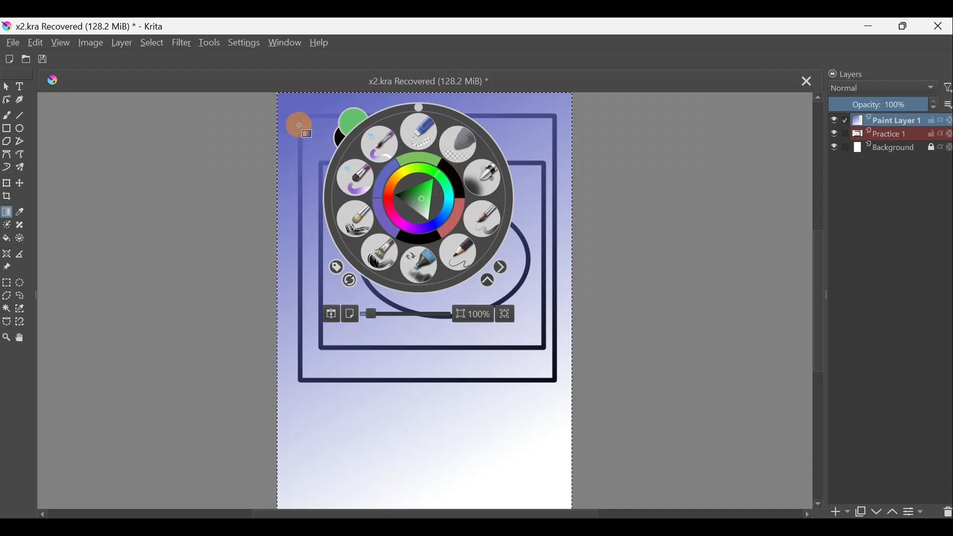  Describe the element at coordinates (7, 210) in the screenshot. I see `Draw a gradient` at that location.